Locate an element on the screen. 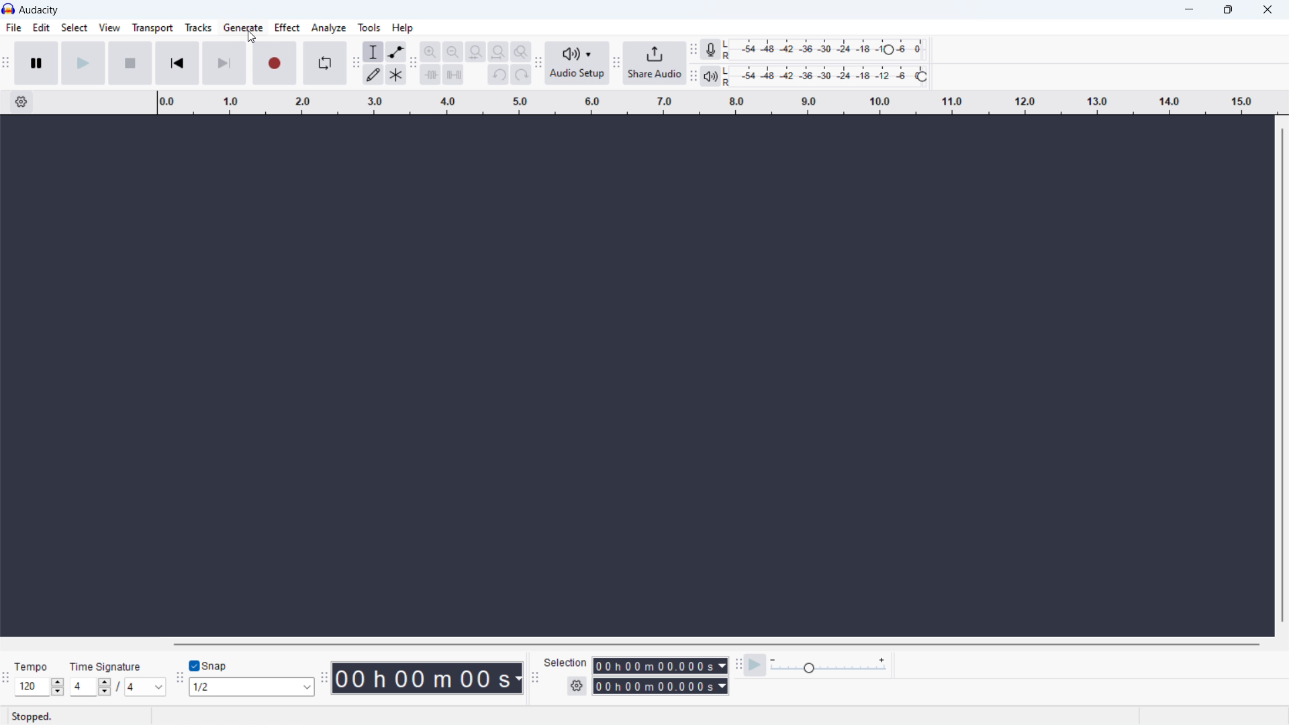 Image resolution: width=1289 pixels, height=725 pixels. select snapping is located at coordinates (252, 687).